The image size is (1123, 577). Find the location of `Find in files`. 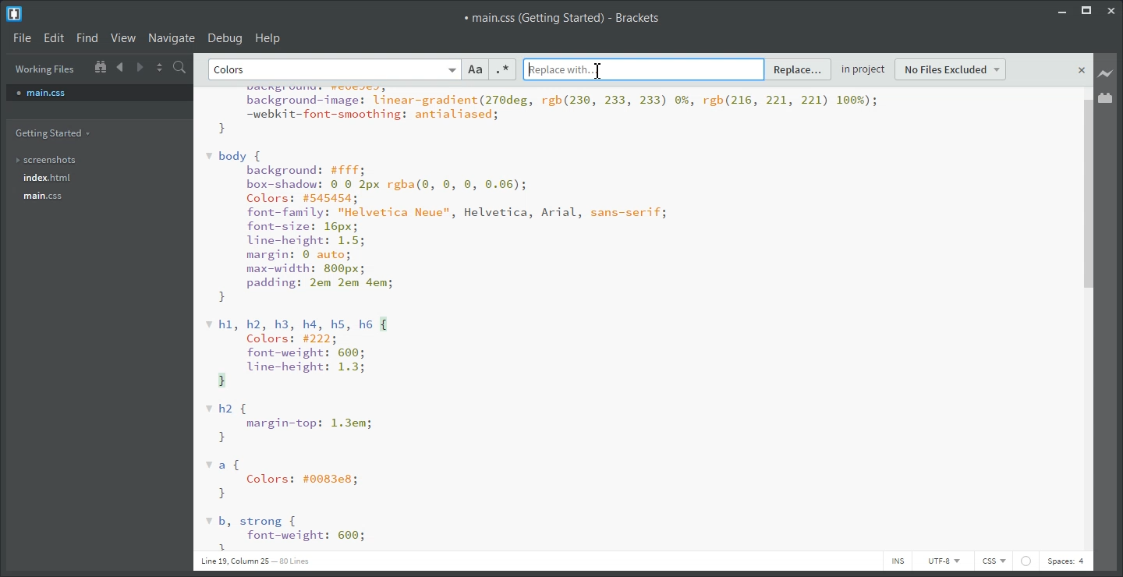

Find in files is located at coordinates (181, 67).